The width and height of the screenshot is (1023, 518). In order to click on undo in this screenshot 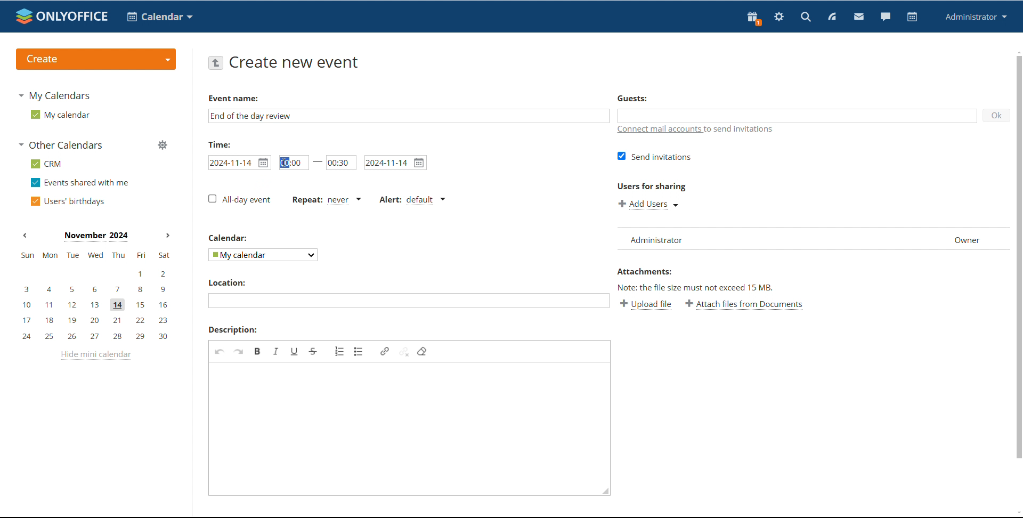, I will do `click(220, 351)`.